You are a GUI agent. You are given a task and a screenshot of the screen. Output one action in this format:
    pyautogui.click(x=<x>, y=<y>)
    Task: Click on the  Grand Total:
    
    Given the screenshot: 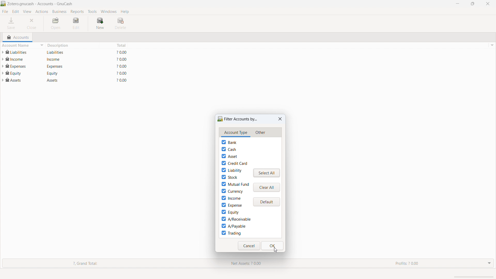 What is the action you would take?
    pyautogui.click(x=94, y=263)
    